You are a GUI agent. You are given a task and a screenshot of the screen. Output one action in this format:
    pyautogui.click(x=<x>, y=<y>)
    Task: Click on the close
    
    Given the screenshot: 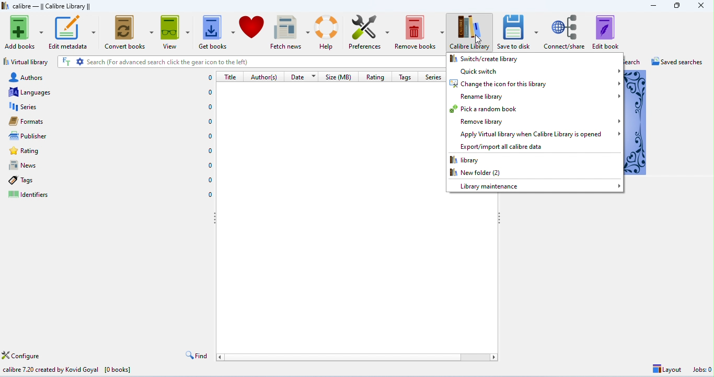 What is the action you would take?
    pyautogui.click(x=701, y=7)
    